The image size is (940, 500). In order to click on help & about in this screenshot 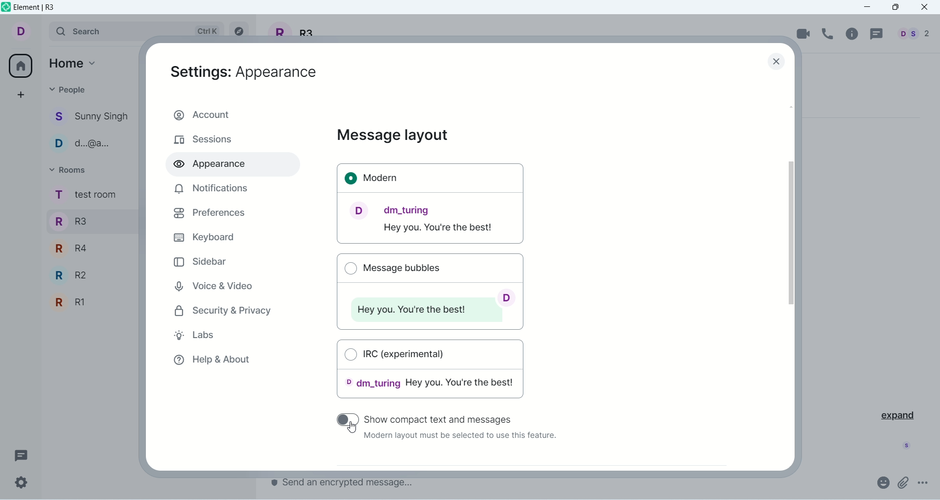, I will do `click(211, 362)`.